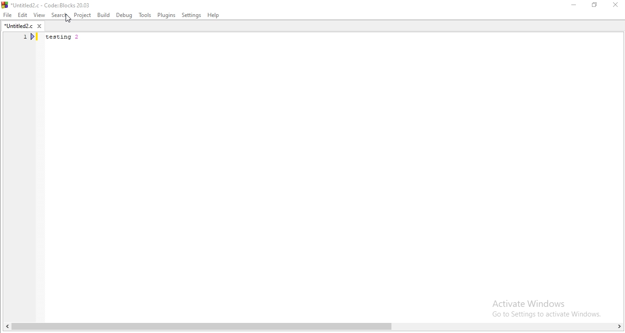 The width and height of the screenshot is (625, 333). Describe the element at coordinates (39, 15) in the screenshot. I see `View ` at that location.